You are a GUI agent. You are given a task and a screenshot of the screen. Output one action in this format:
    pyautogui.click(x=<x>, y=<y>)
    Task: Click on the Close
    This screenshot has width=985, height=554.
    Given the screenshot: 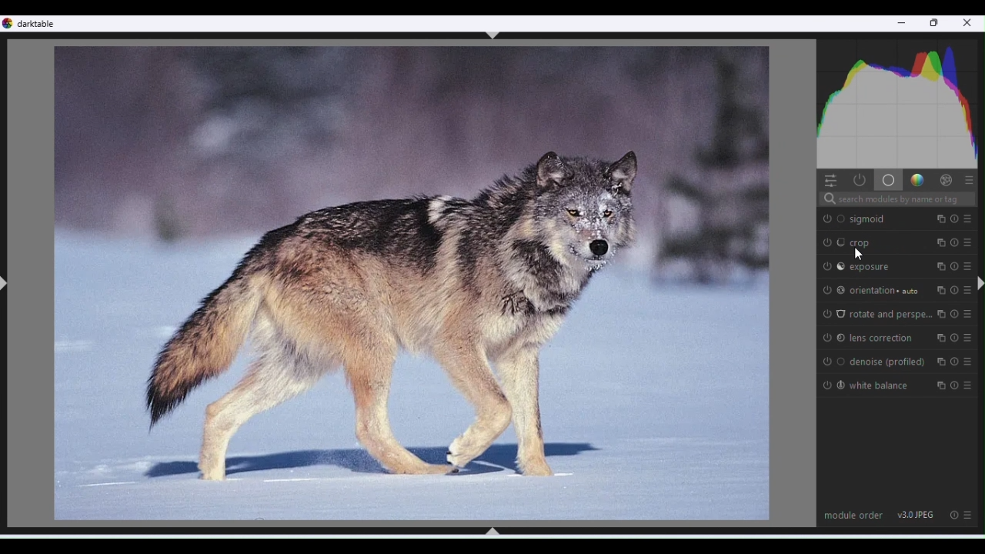 What is the action you would take?
    pyautogui.click(x=968, y=25)
    